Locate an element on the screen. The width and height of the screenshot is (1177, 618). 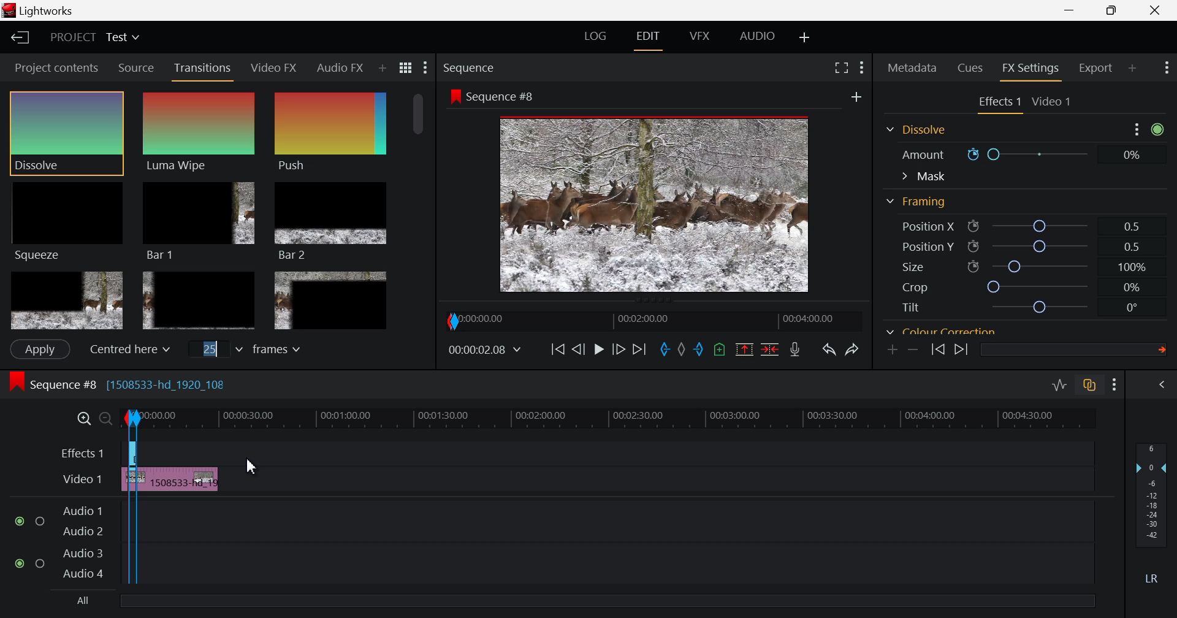
Show settings is located at coordinates (862, 67).